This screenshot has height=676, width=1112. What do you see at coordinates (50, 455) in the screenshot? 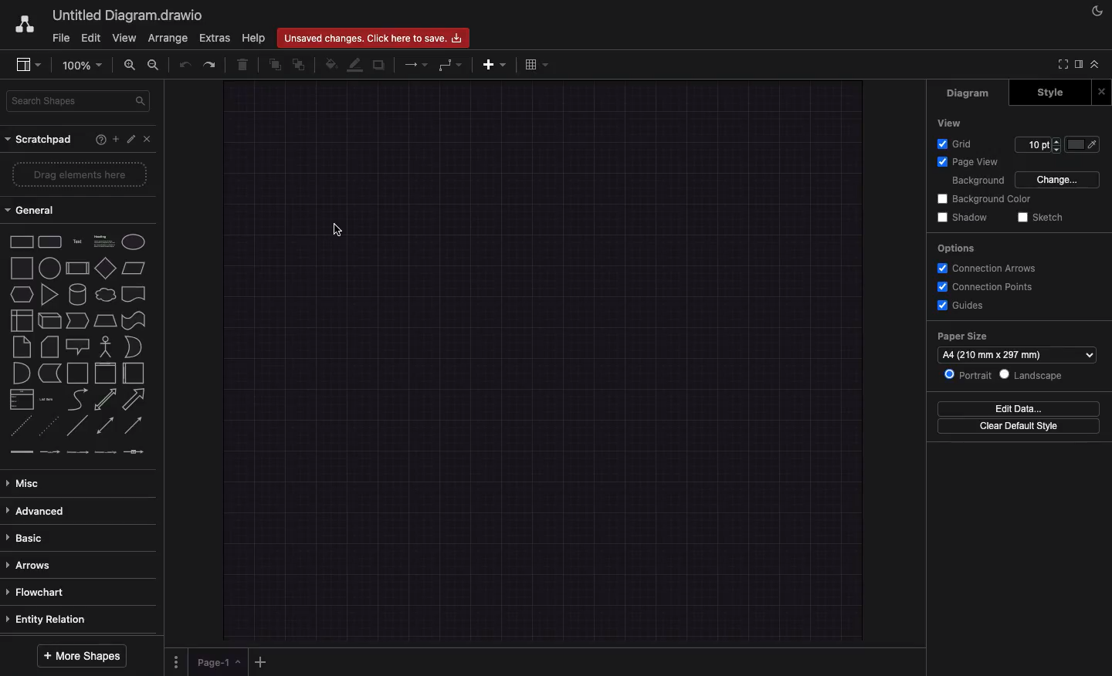
I see `connector with label` at bounding box center [50, 455].